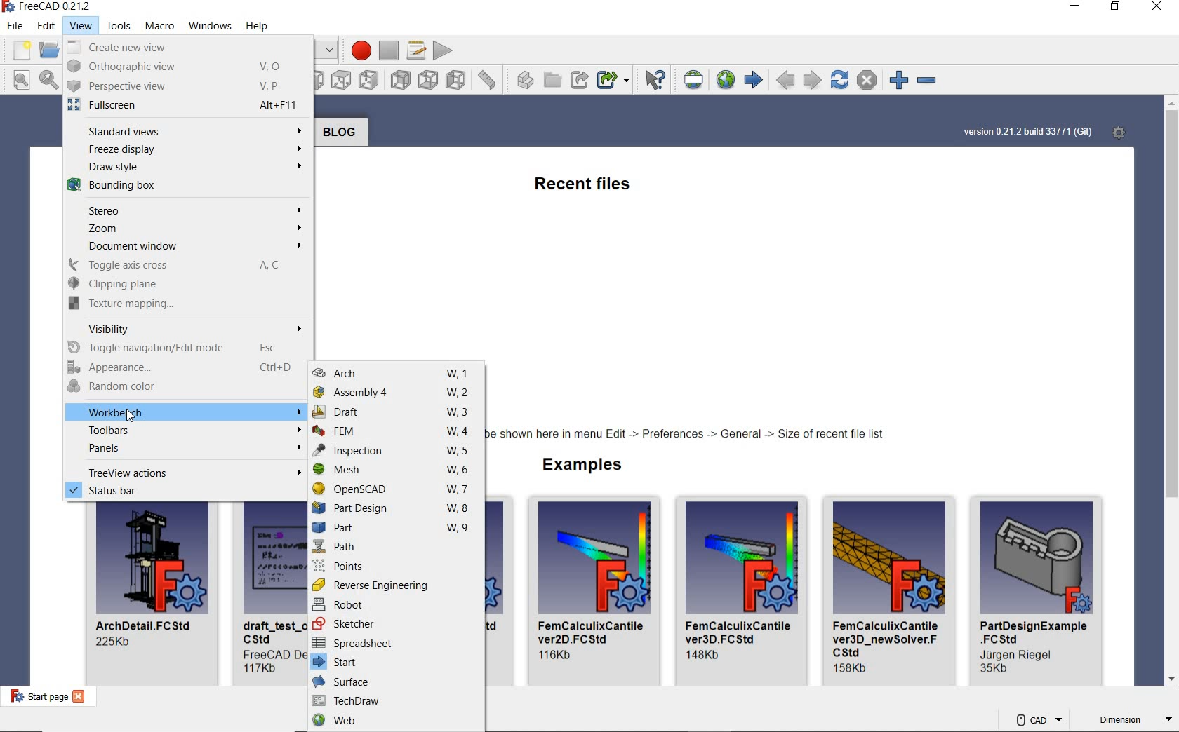 The width and height of the screenshot is (1179, 732). Describe the element at coordinates (19, 80) in the screenshot. I see `fit all` at that location.